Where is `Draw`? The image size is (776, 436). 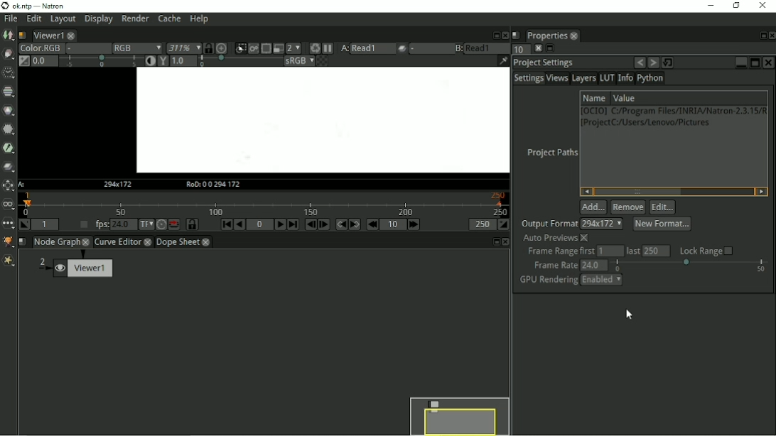
Draw is located at coordinates (9, 54).